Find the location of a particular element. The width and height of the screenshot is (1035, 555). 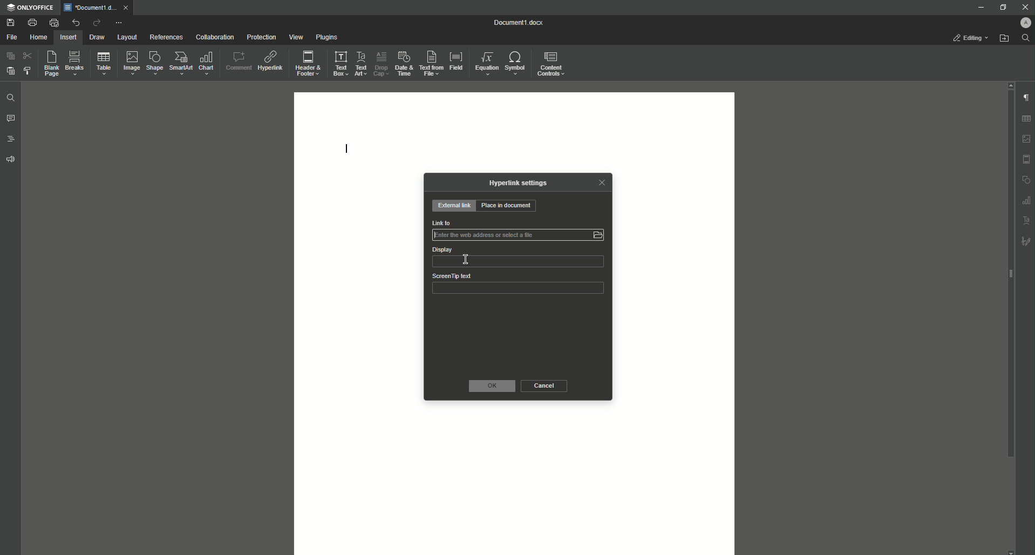

Headings is located at coordinates (11, 139).